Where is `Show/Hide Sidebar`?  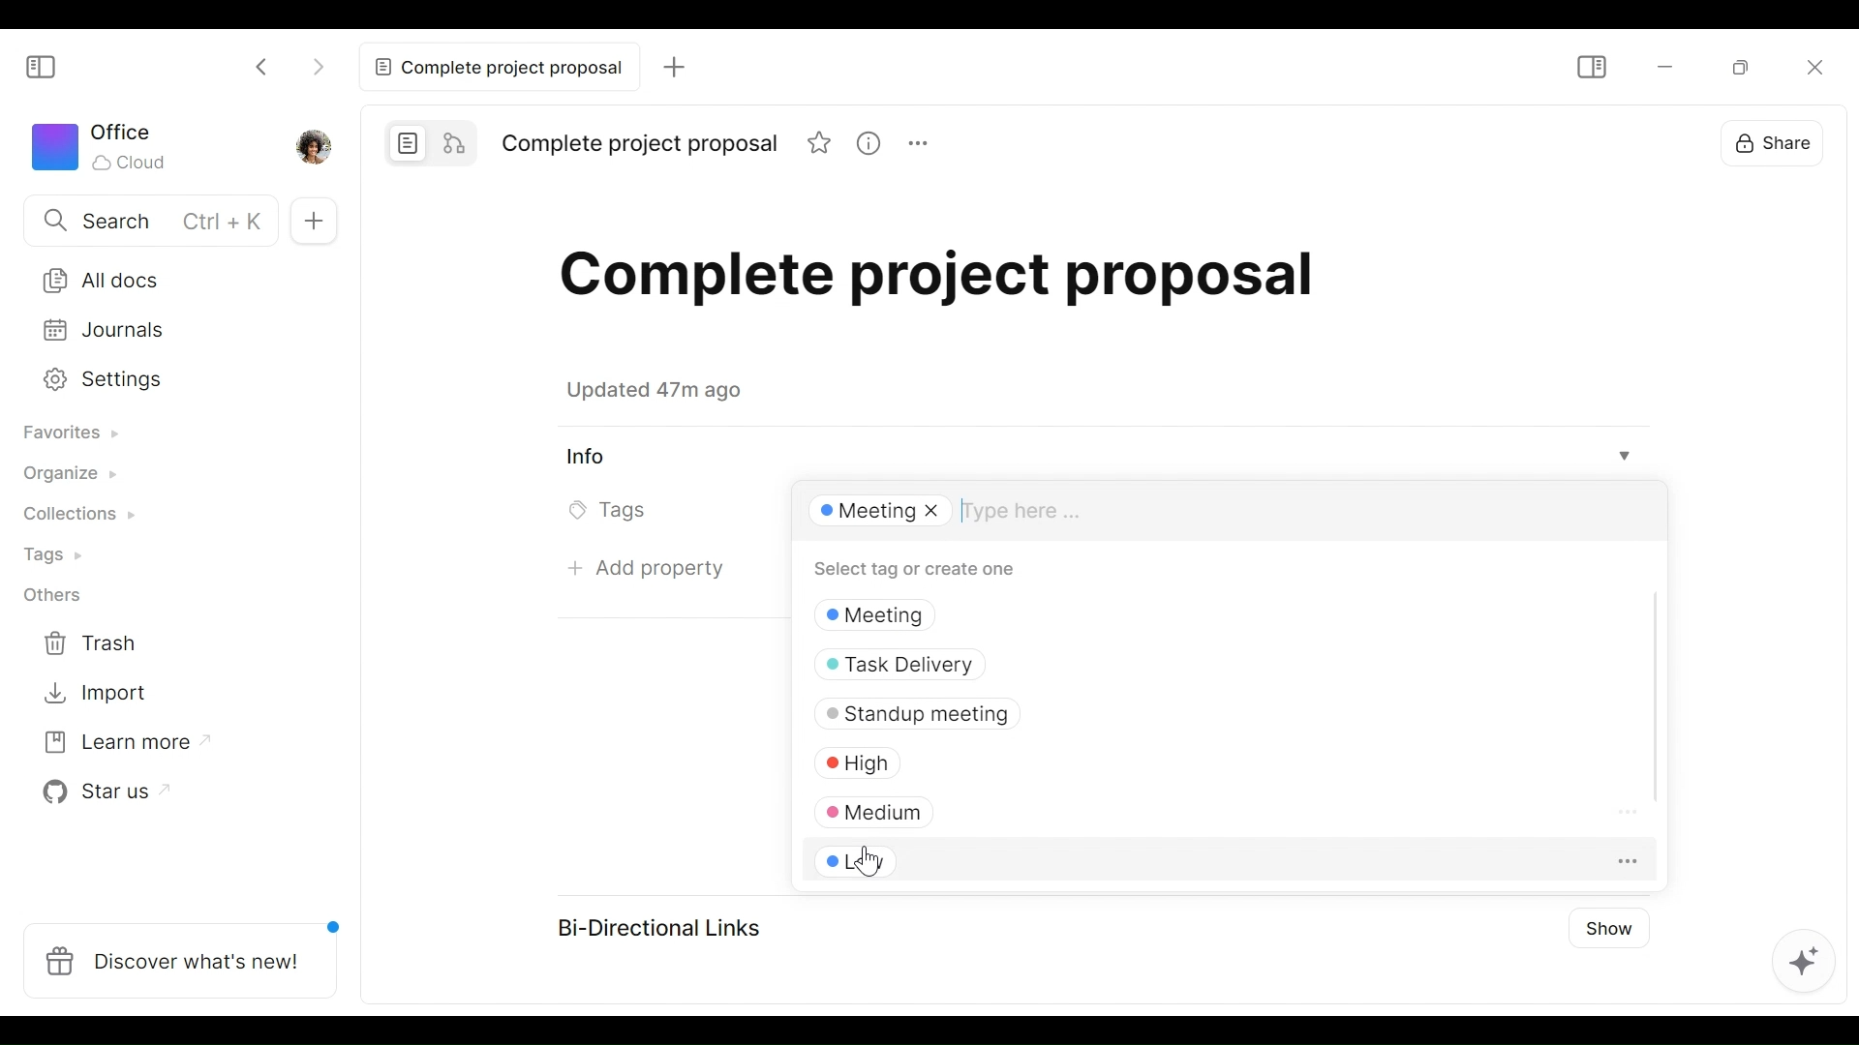
Show/Hide Sidebar is located at coordinates (49, 68).